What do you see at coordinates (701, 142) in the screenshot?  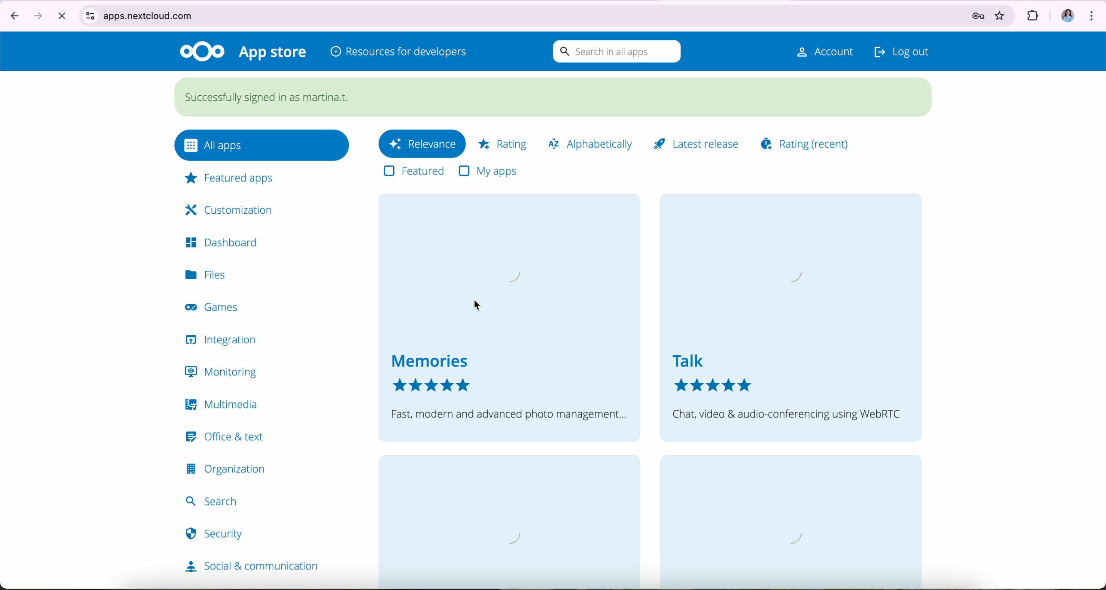 I see `latest release` at bounding box center [701, 142].